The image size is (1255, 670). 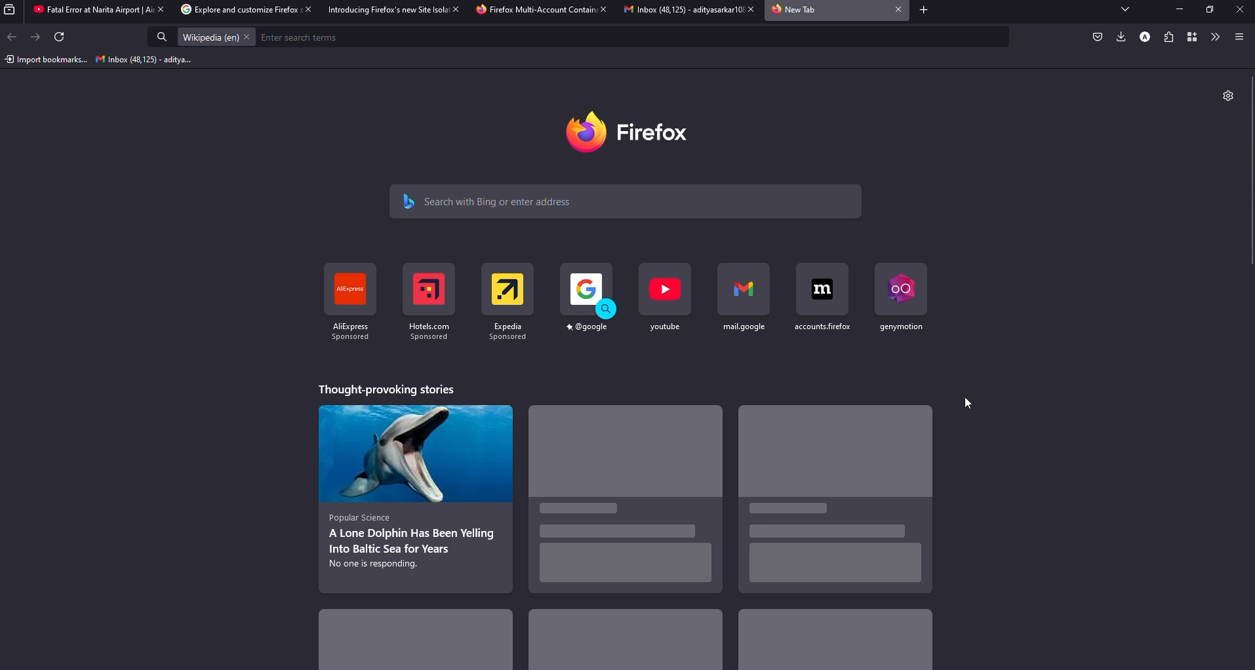 I want to click on wiki, so click(x=209, y=37).